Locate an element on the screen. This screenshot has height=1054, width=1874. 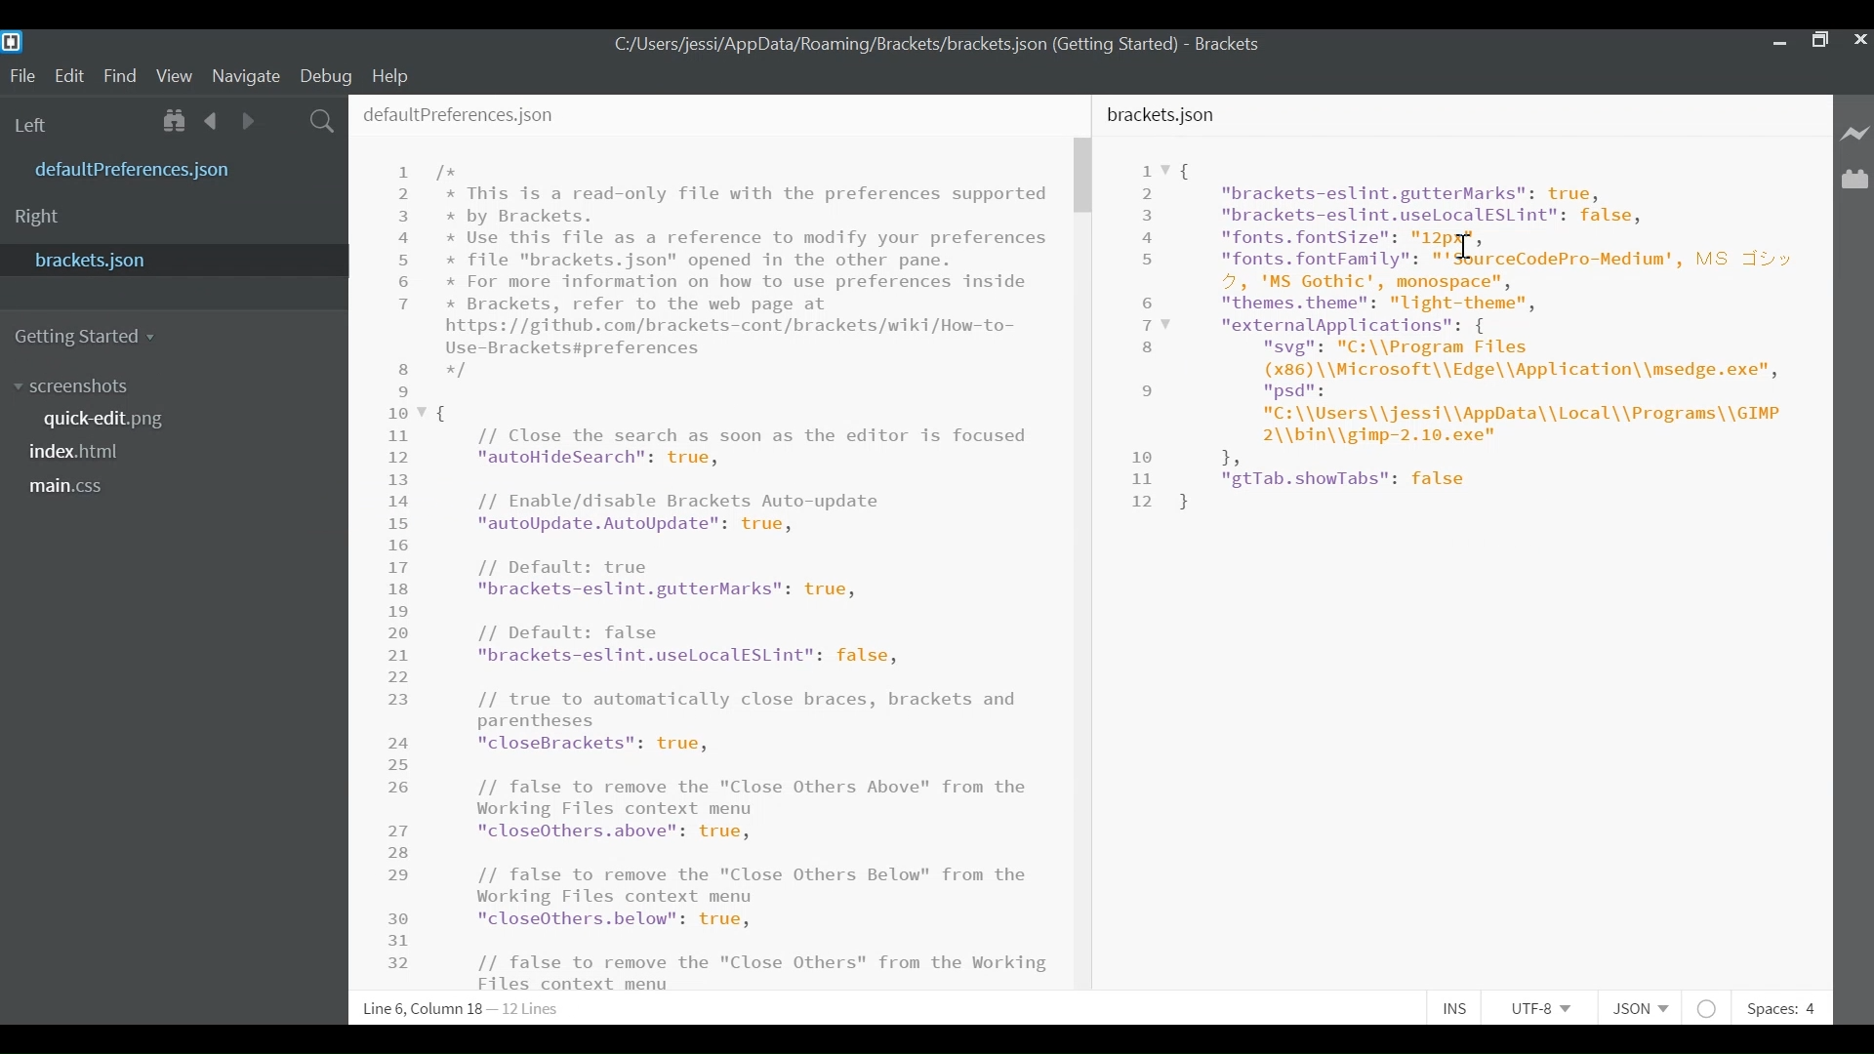
Find in files is located at coordinates (322, 121).